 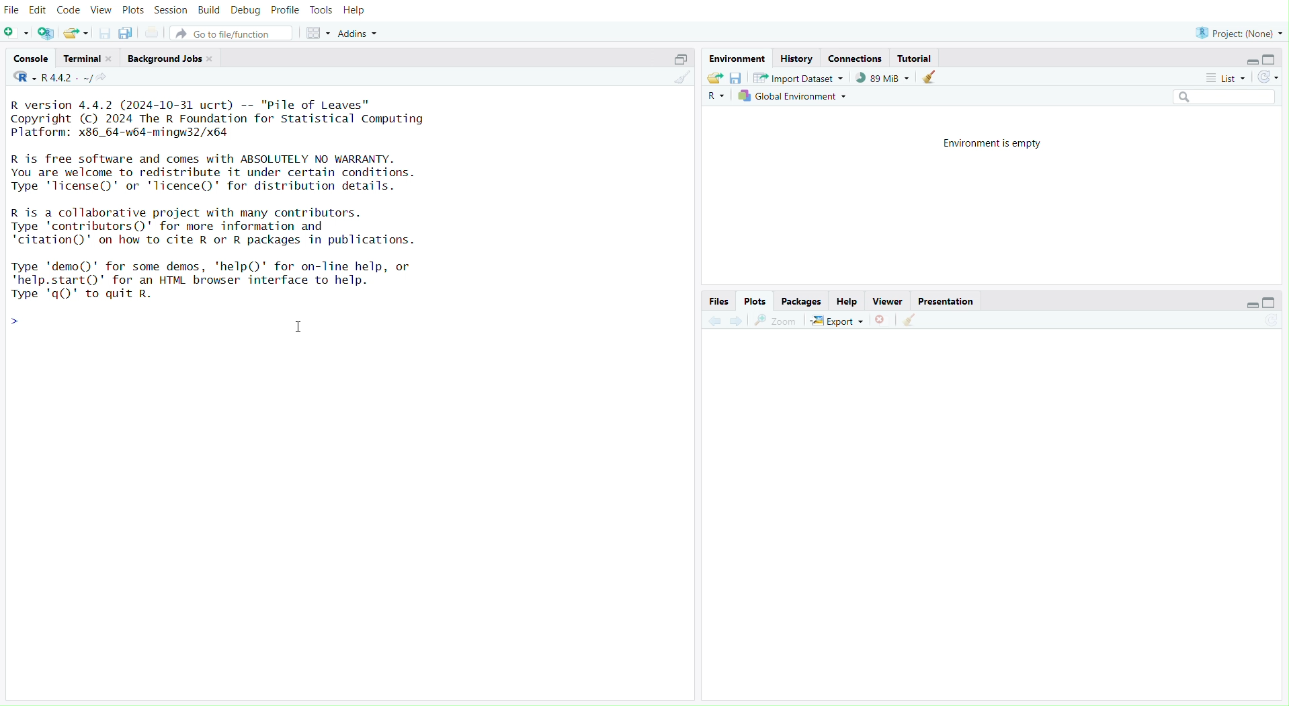 I want to click on View the current working directory, so click(x=116, y=78).